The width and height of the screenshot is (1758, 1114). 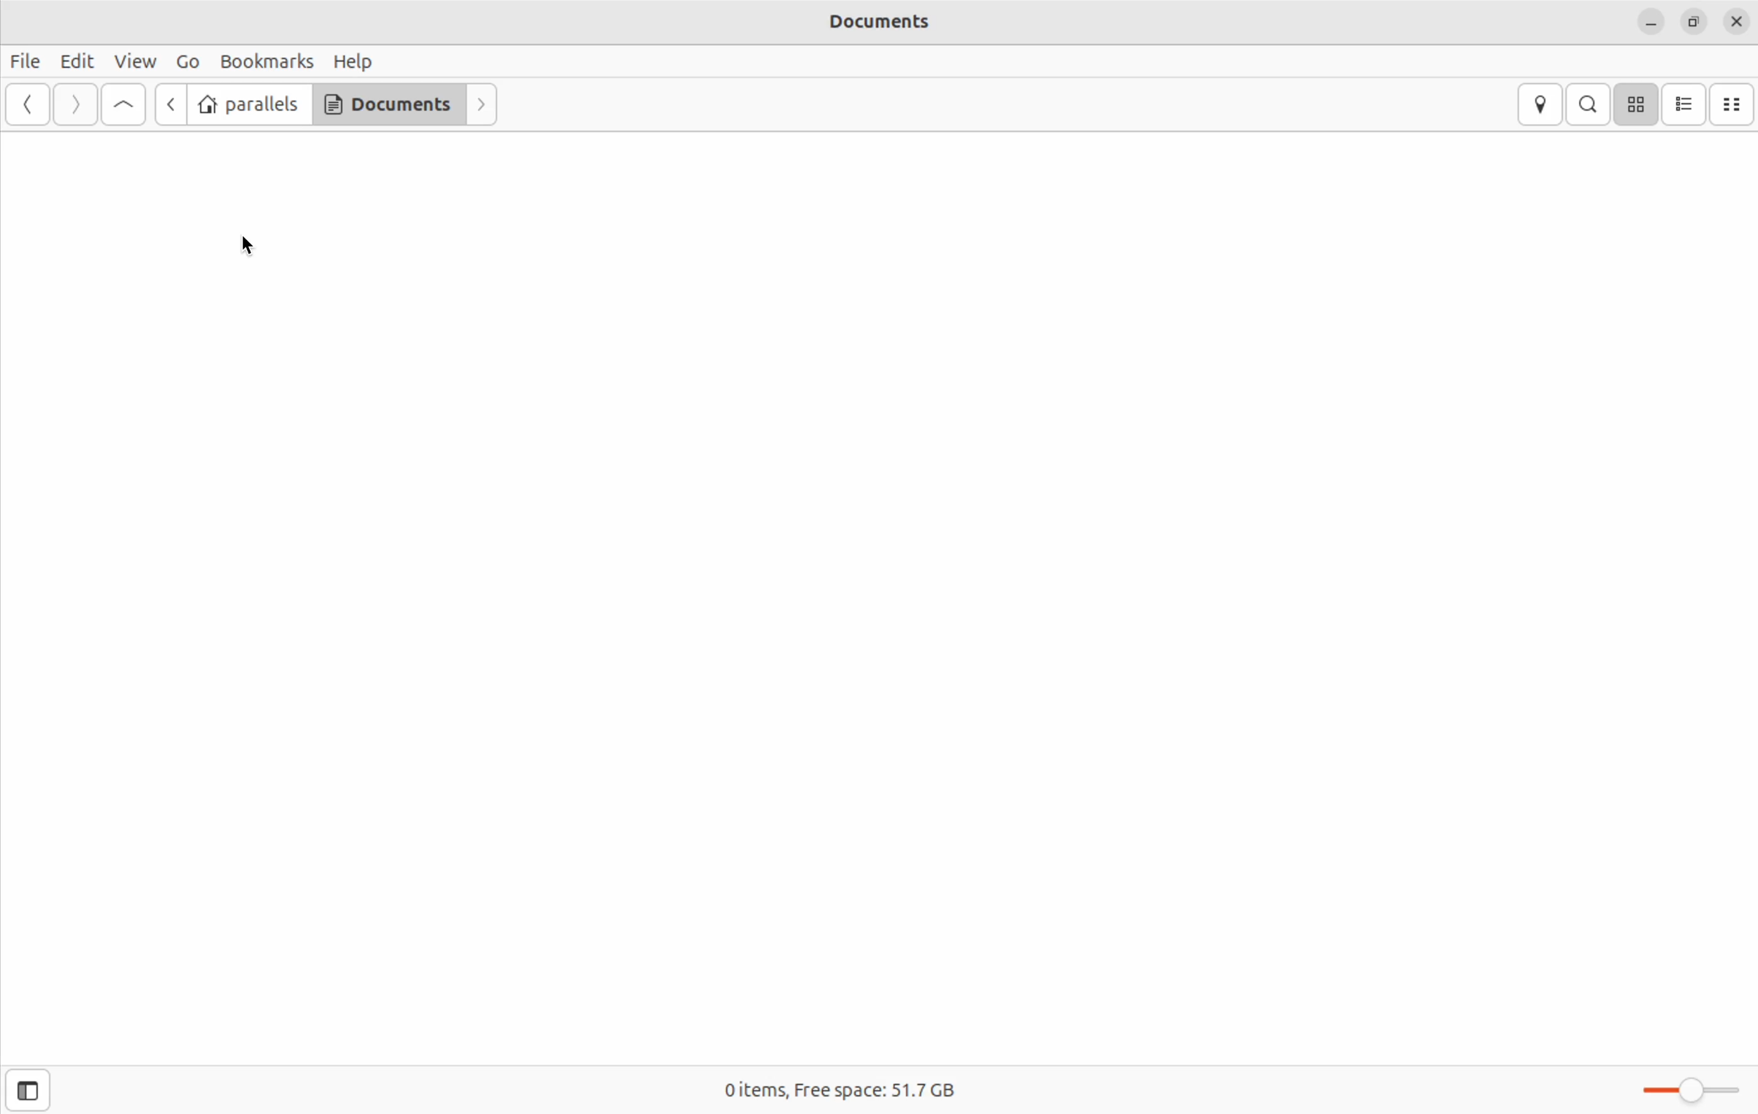 I want to click on 0 items, Free space: 51.7 GB, so click(x=841, y=1086).